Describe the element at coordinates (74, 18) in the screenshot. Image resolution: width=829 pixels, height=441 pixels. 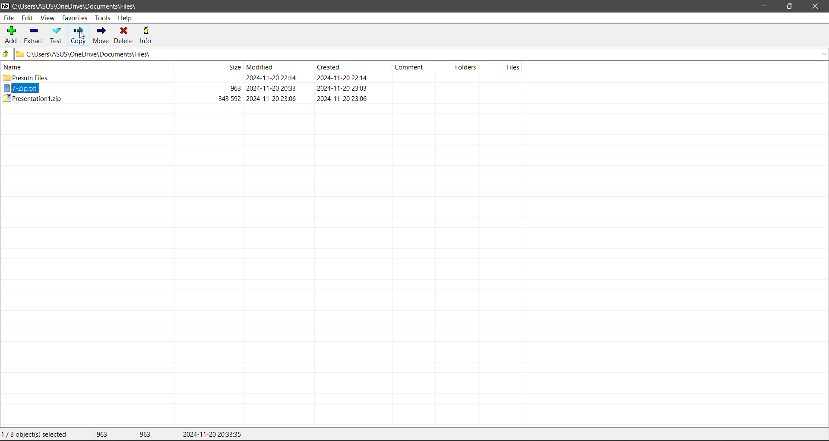
I see `Favorites` at that location.